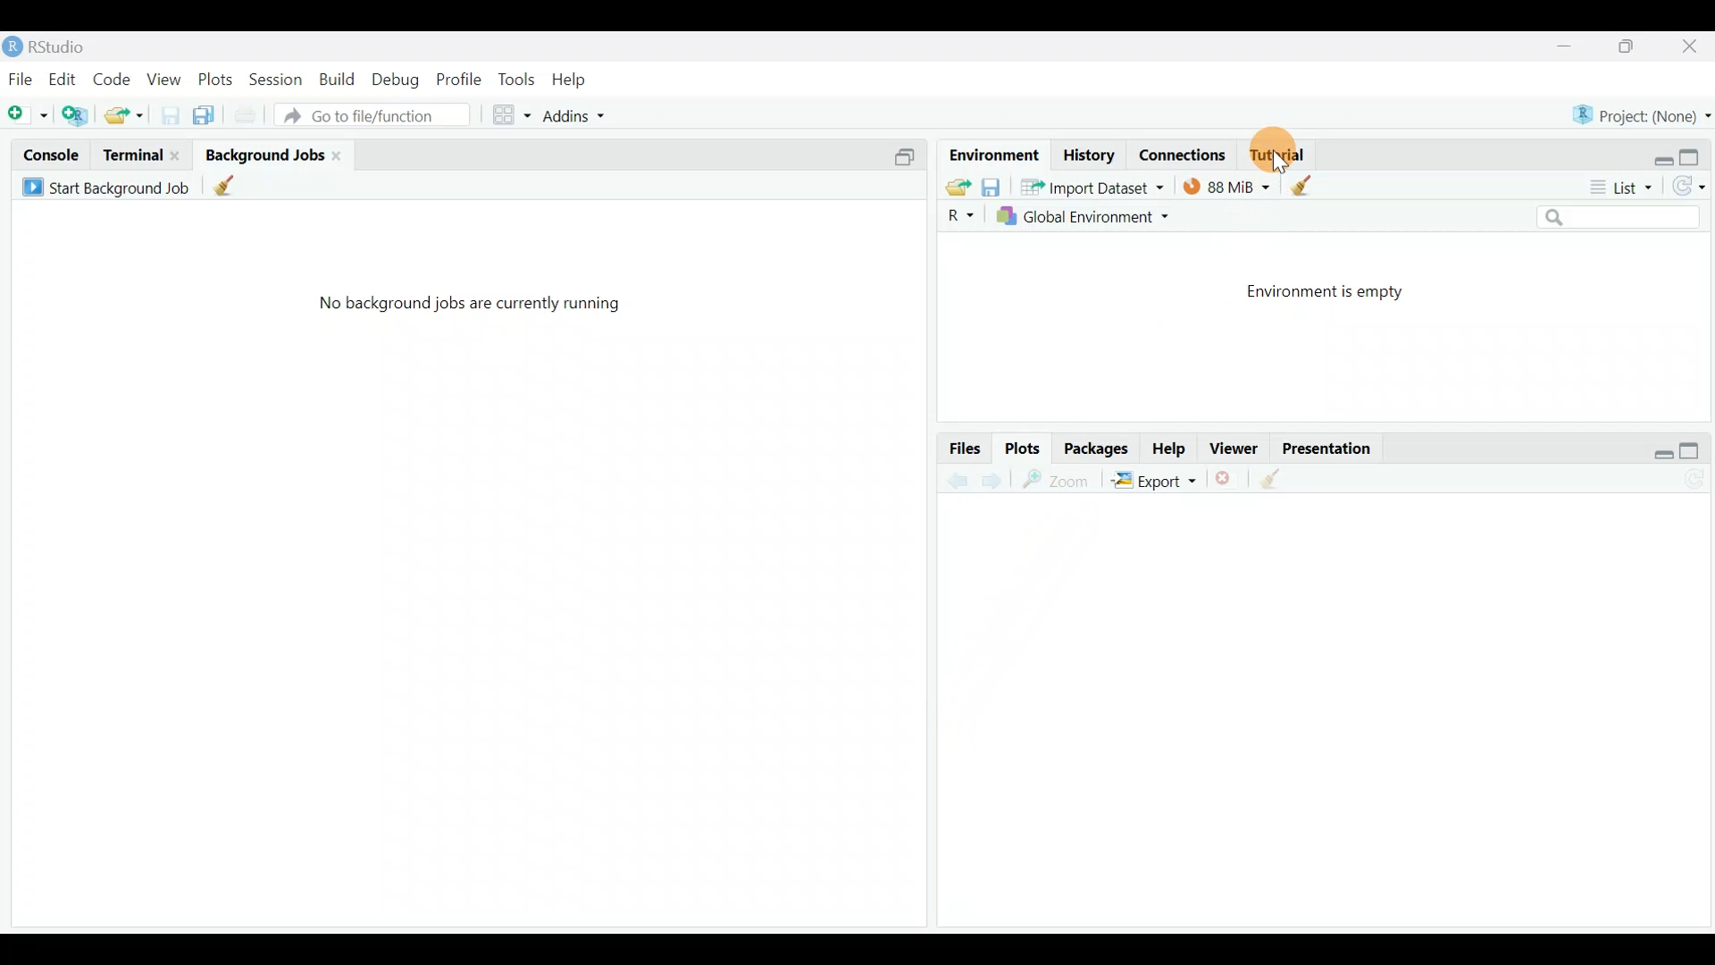 The height and width of the screenshot is (965, 1715). I want to click on Close, so click(1692, 47).